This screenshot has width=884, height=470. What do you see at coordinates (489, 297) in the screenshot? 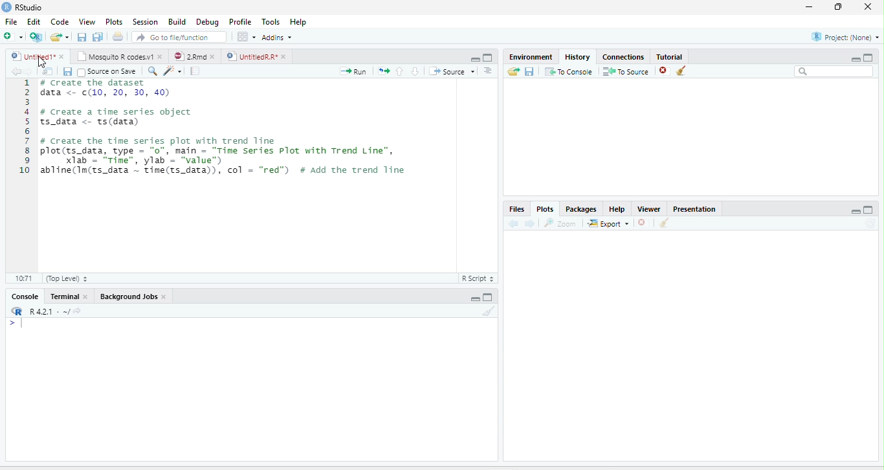
I see `Maximize` at bounding box center [489, 297].